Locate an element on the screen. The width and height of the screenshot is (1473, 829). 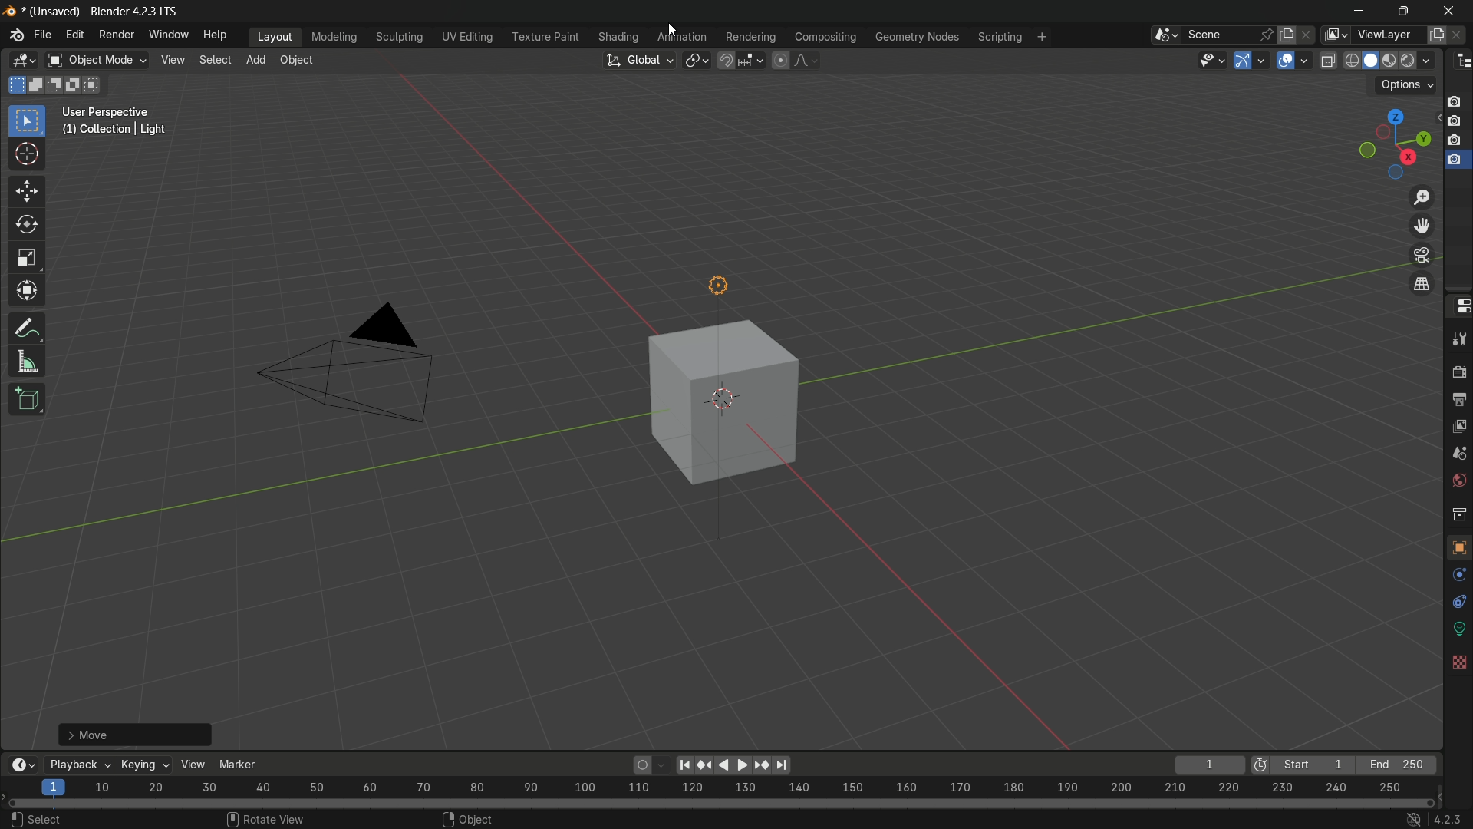
gizmos is located at coordinates (1264, 60).